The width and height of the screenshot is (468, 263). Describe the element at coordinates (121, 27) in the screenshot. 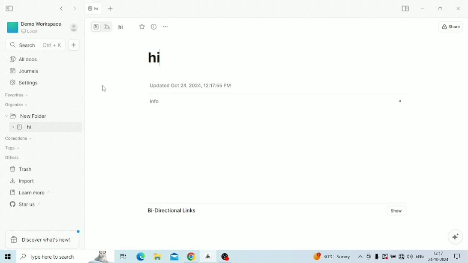

I see `hi` at that location.